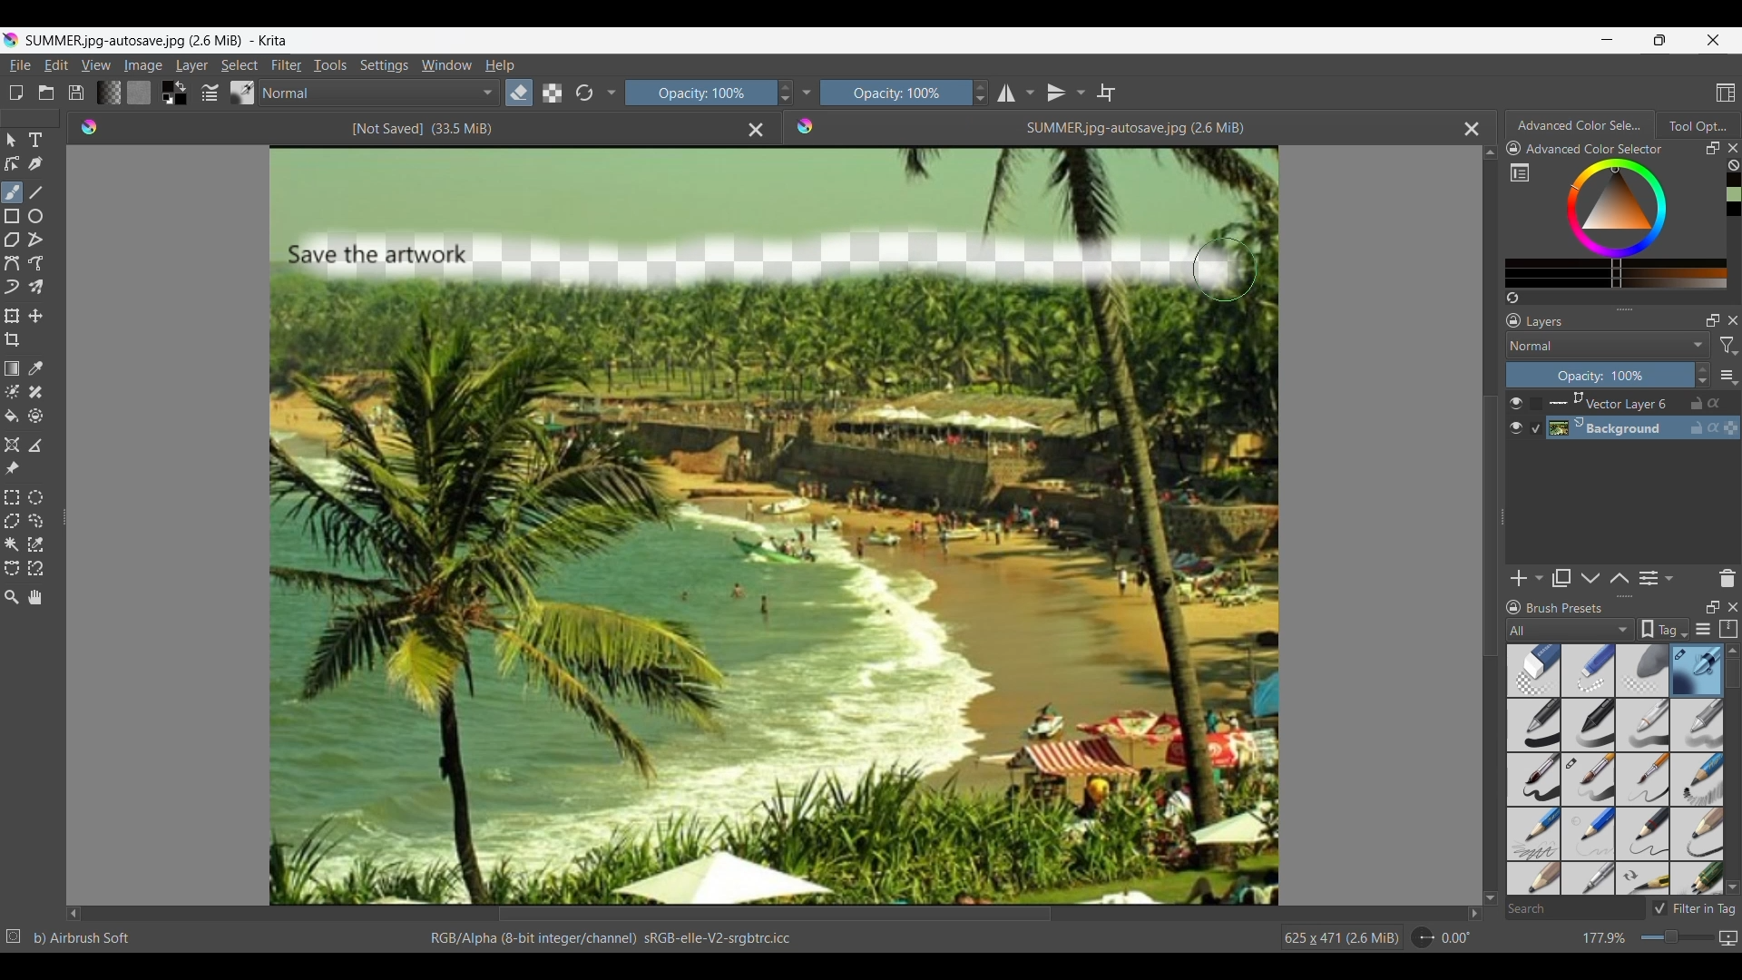 This screenshot has height=980, width=1742. I want to click on Show/Hide respective layer in image space , so click(1515, 416).